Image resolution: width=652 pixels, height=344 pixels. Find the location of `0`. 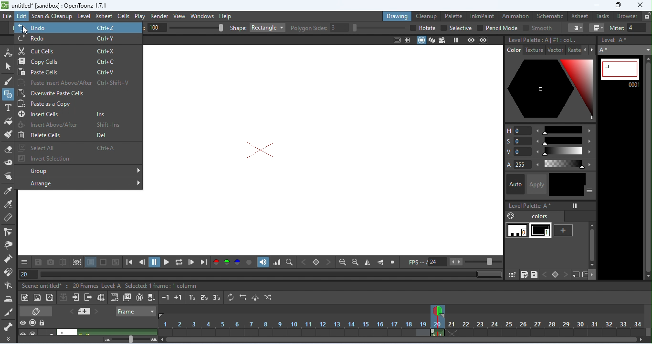

0 is located at coordinates (516, 230).